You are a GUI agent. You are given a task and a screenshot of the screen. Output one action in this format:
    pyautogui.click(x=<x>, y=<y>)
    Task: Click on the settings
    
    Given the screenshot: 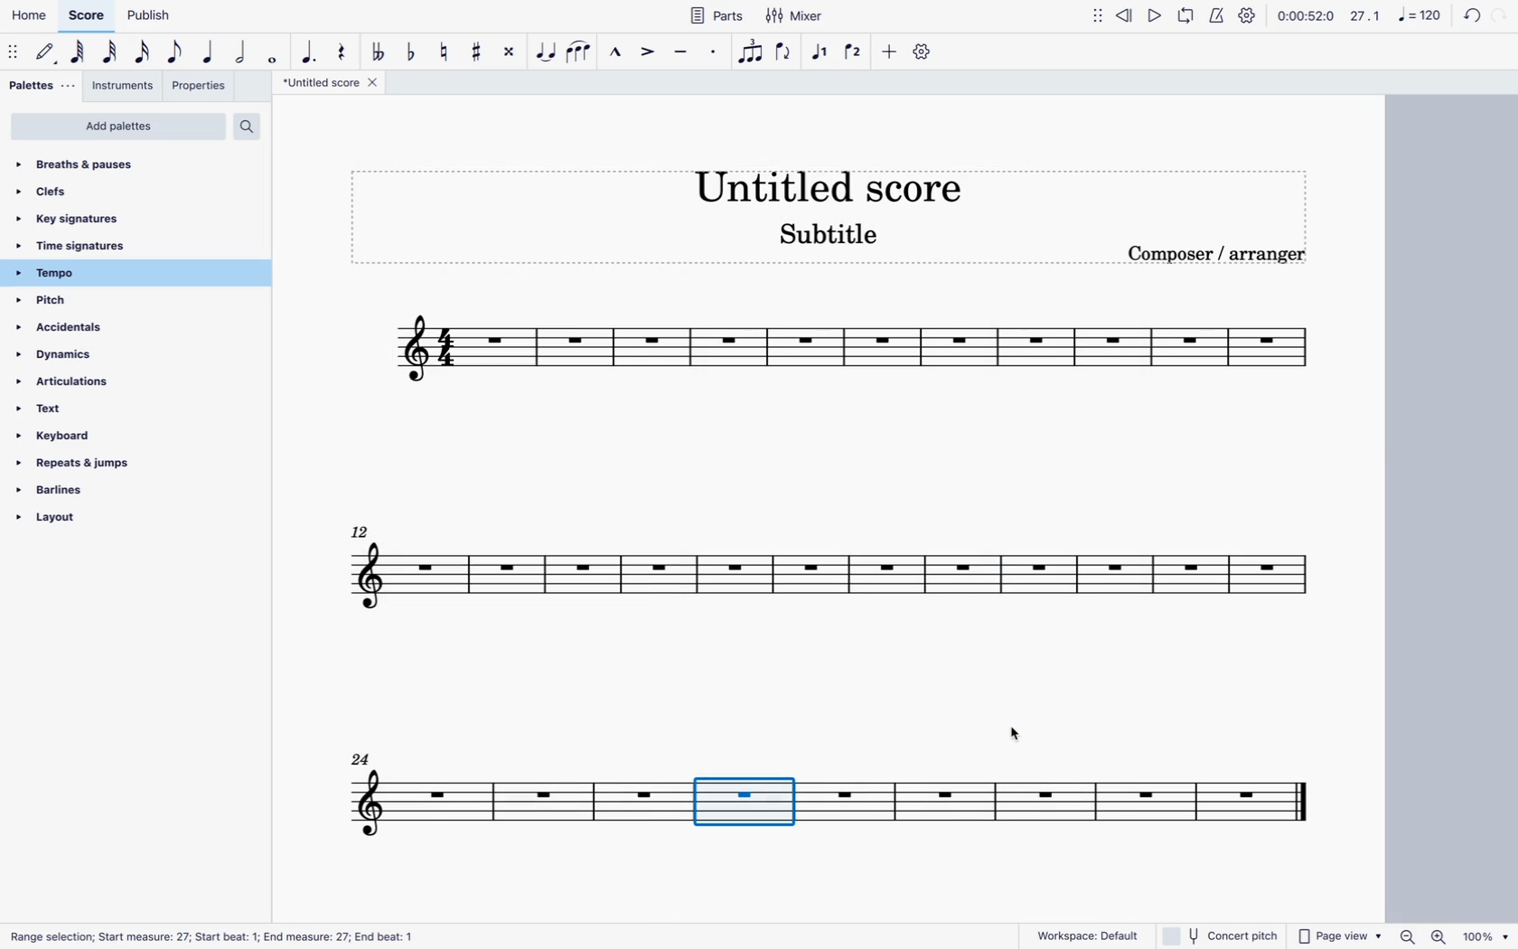 What is the action you would take?
    pyautogui.click(x=1250, y=17)
    